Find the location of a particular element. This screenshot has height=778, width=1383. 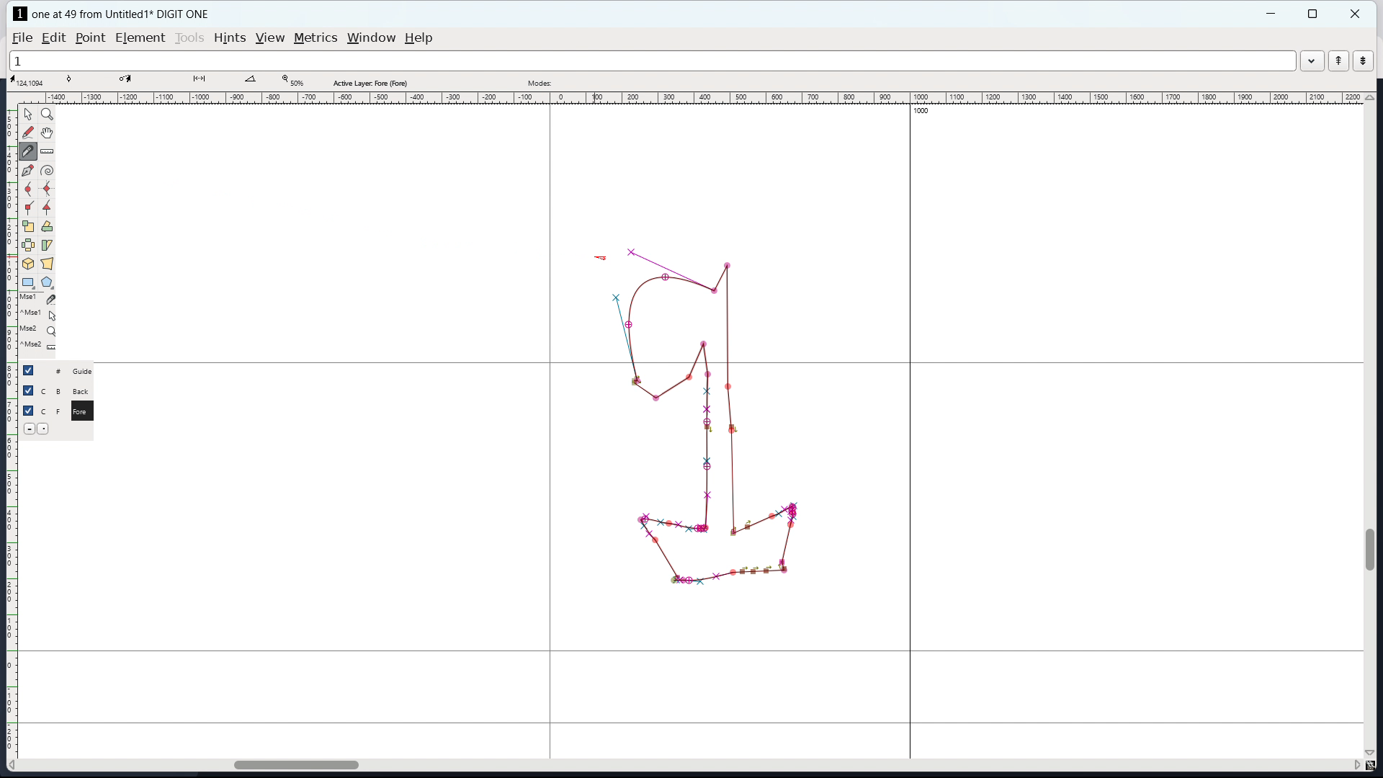

scroll down is located at coordinates (1371, 752).